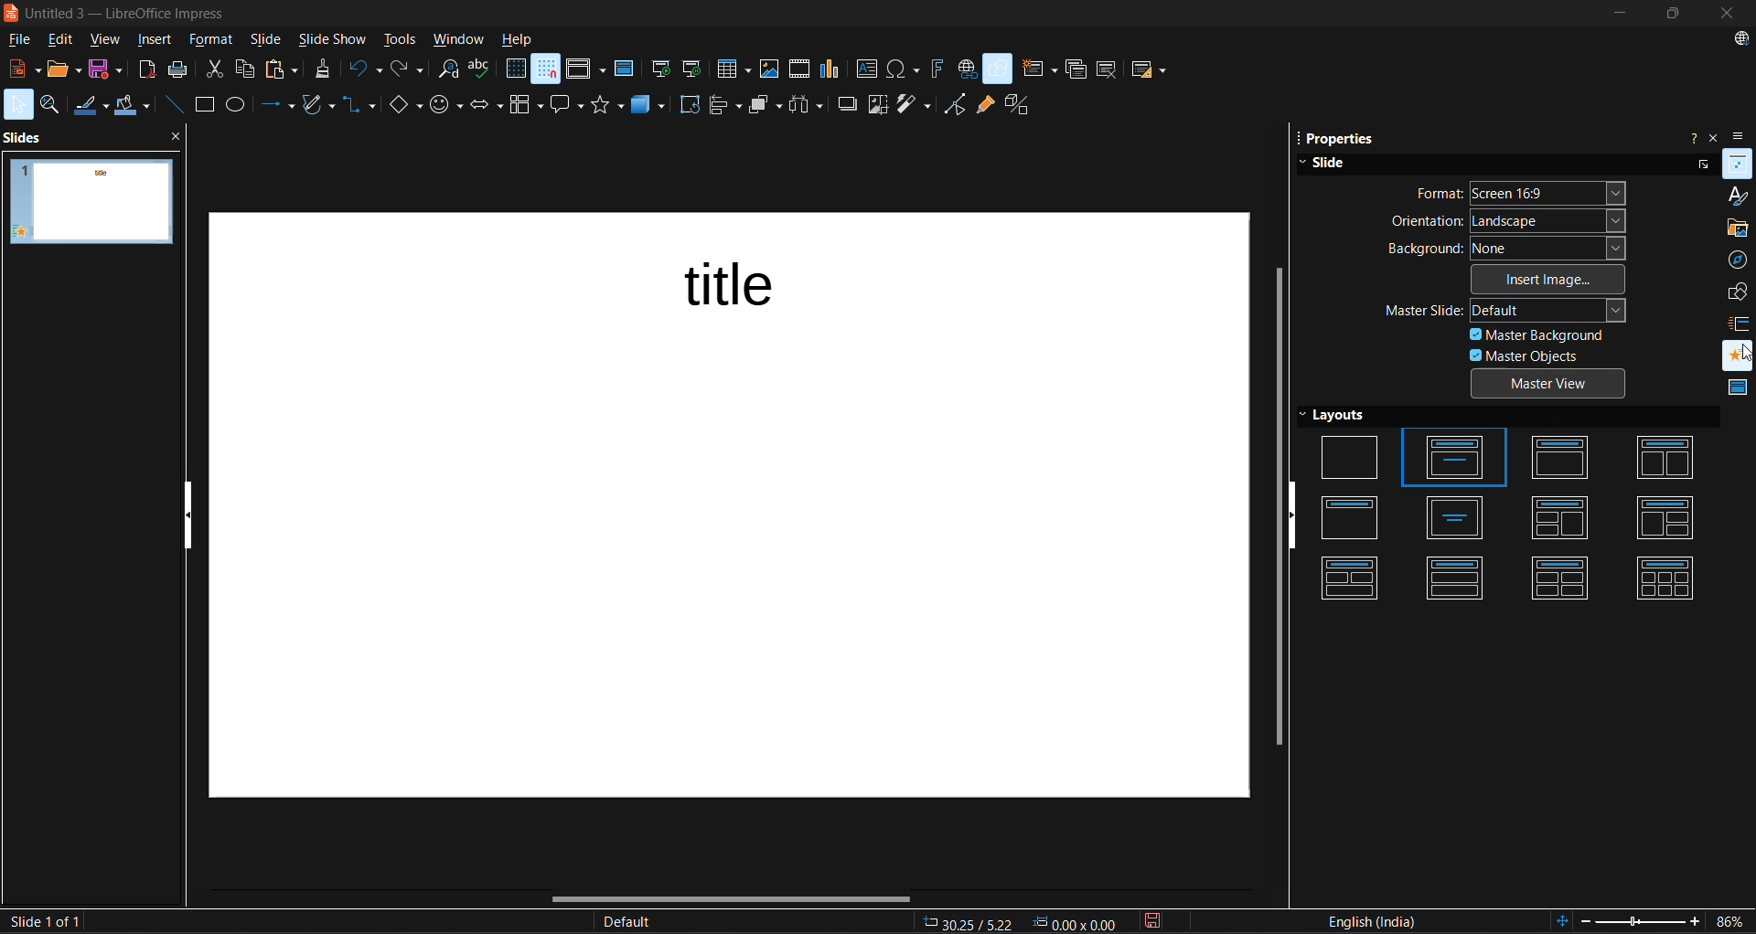  What do you see at coordinates (1734, 388) in the screenshot?
I see `master slides` at bounding box center [1734, 388].